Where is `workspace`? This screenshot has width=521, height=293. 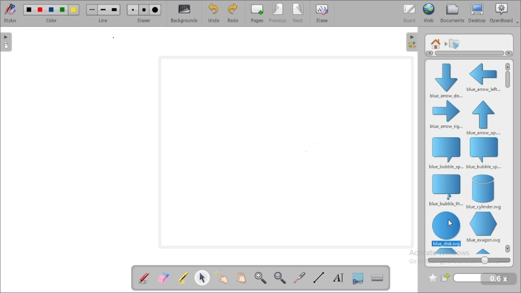 workspace is located at coordinates (286, 152).